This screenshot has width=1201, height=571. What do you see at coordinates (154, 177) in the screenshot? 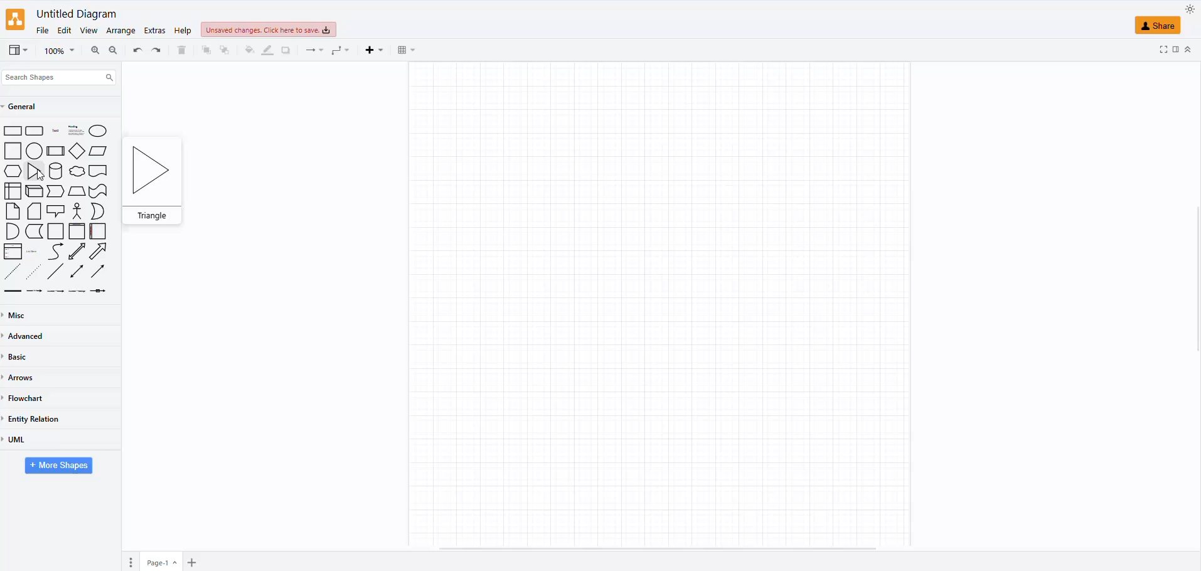
I see `triangle` at bounding box center [154, 177].